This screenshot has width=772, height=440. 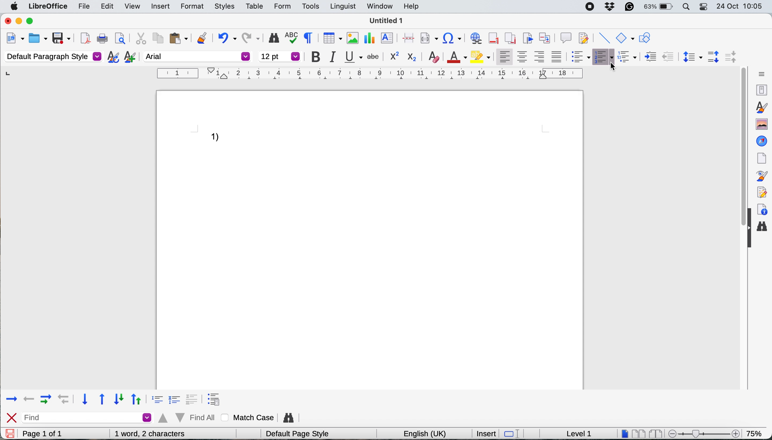 What do you see at coordinates (188, 418) in the screenshot?
I see `find all` at bounding box center [188, 418].